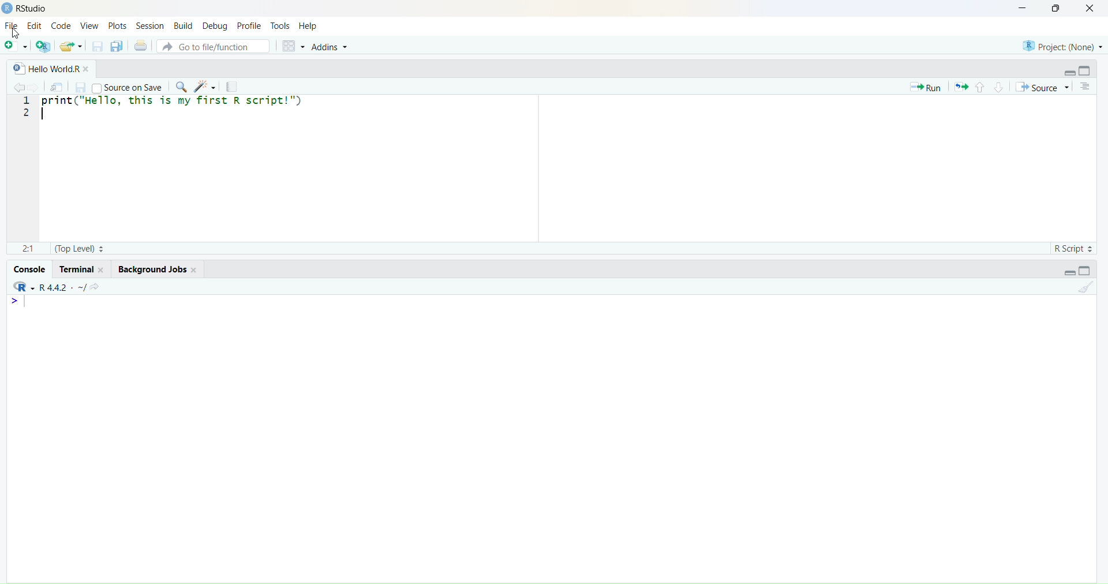 Image resolution: width=1108 pixels, height=584 pixels. What do you see at coordinates (89, 27) in the screenshot?
I see `View` at bounding box center [89, 27].